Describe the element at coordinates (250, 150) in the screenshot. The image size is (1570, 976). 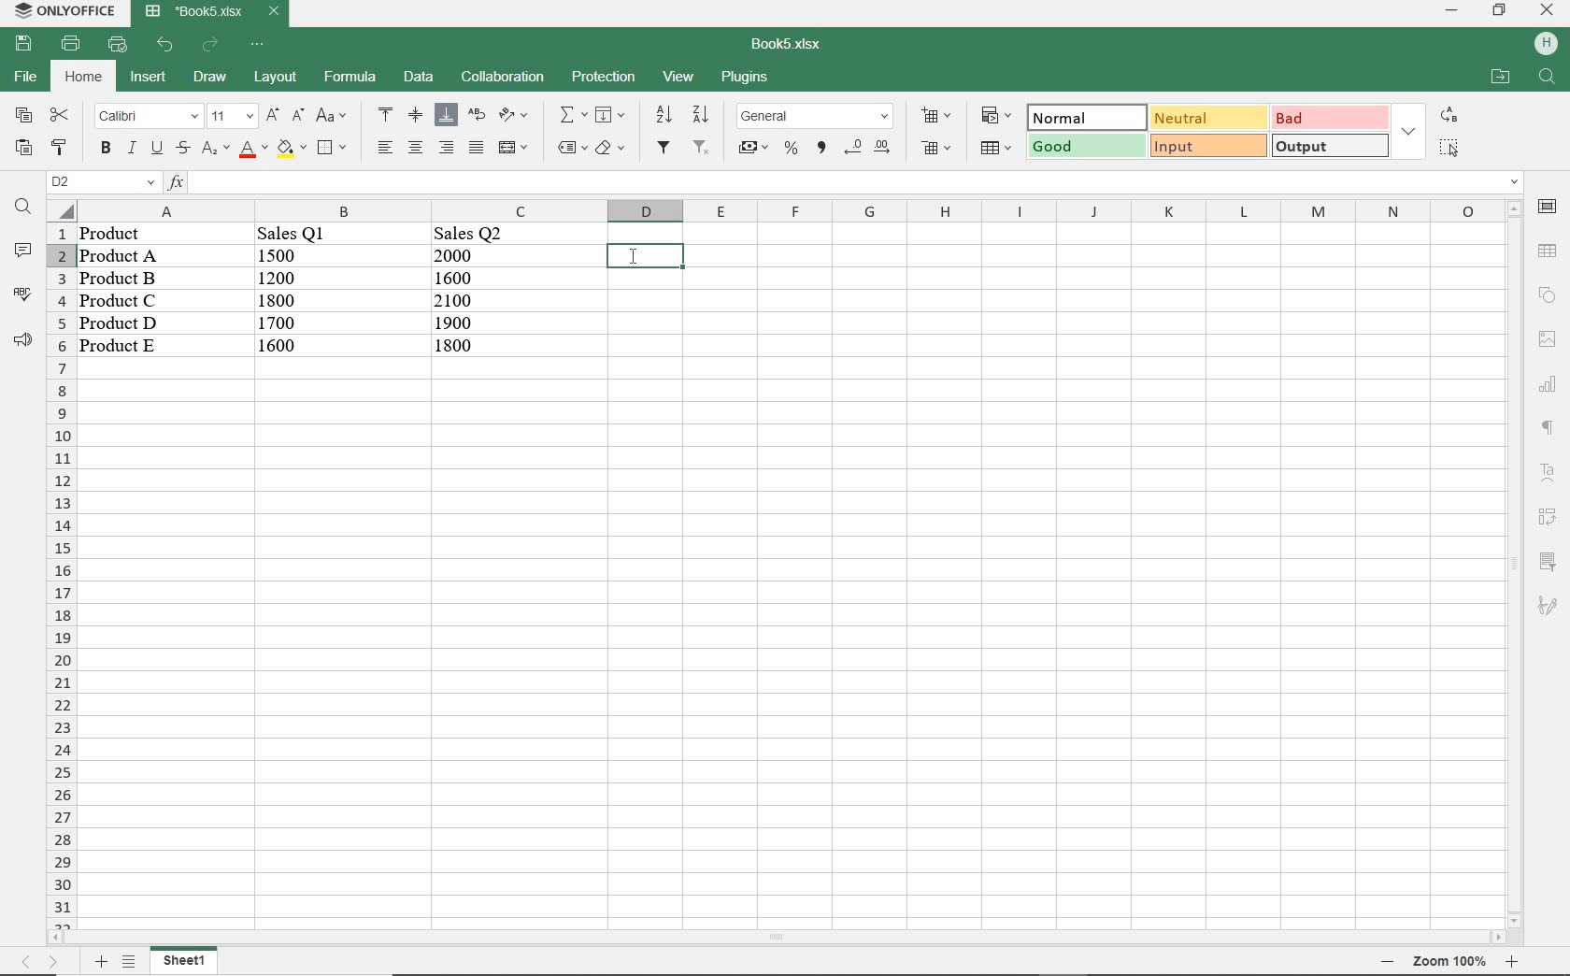
I see `font color` at that location.